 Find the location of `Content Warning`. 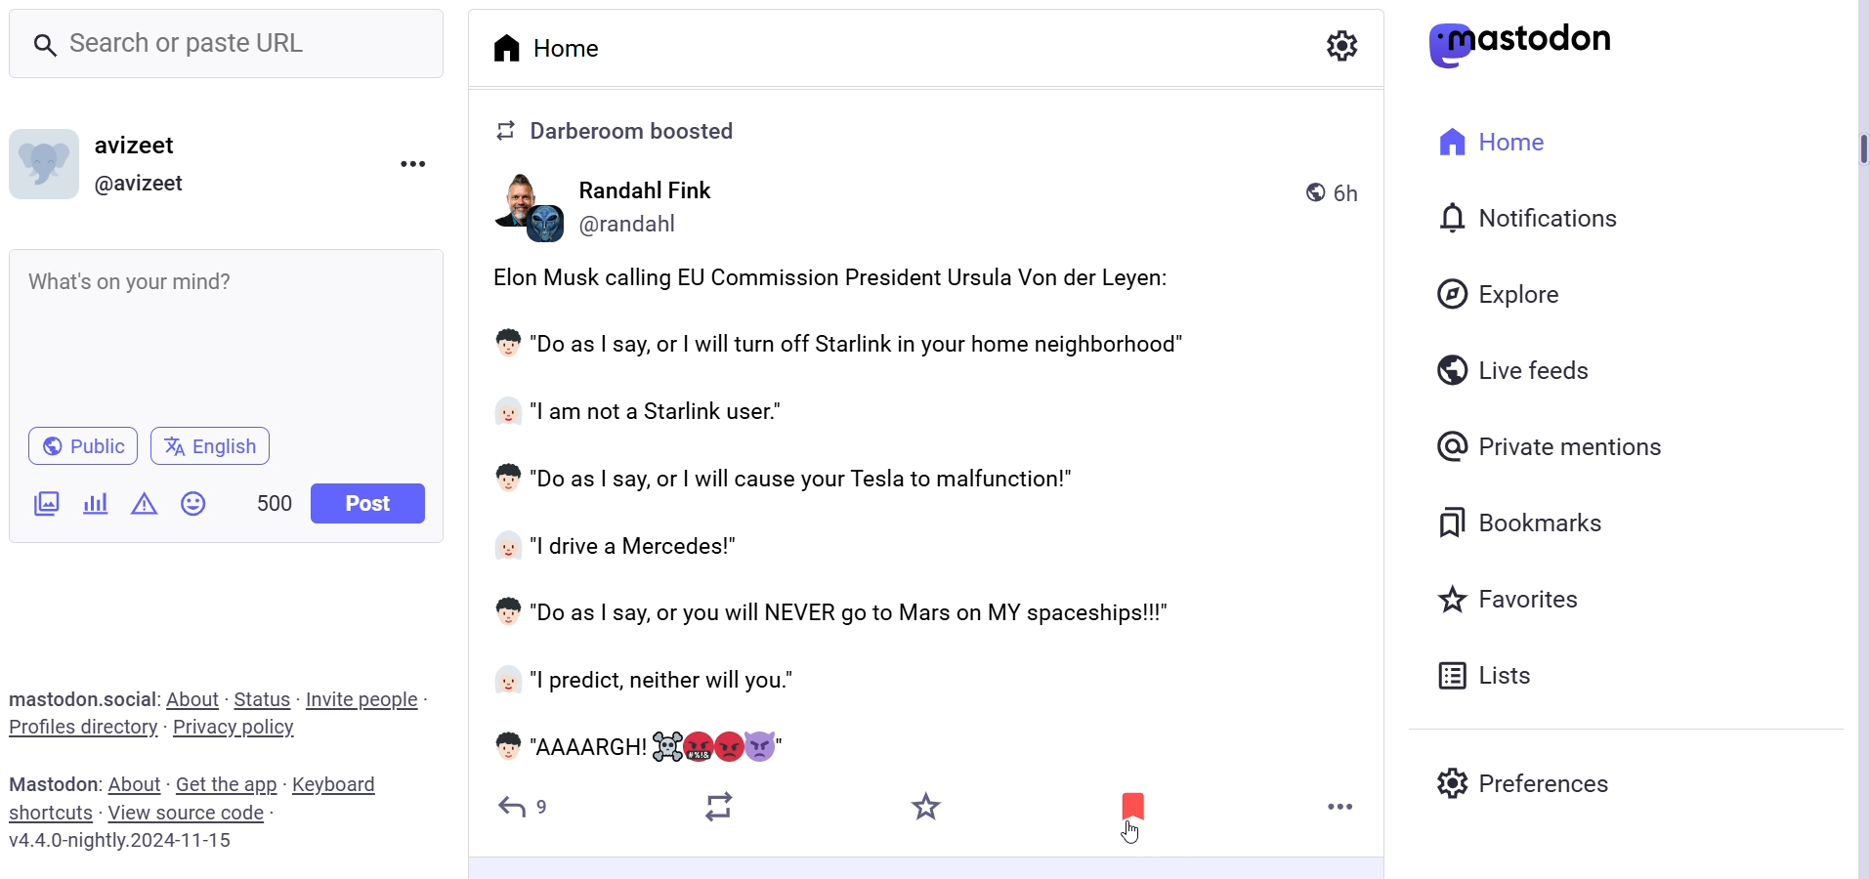

Content Warning is located at coordinates (144, 504).